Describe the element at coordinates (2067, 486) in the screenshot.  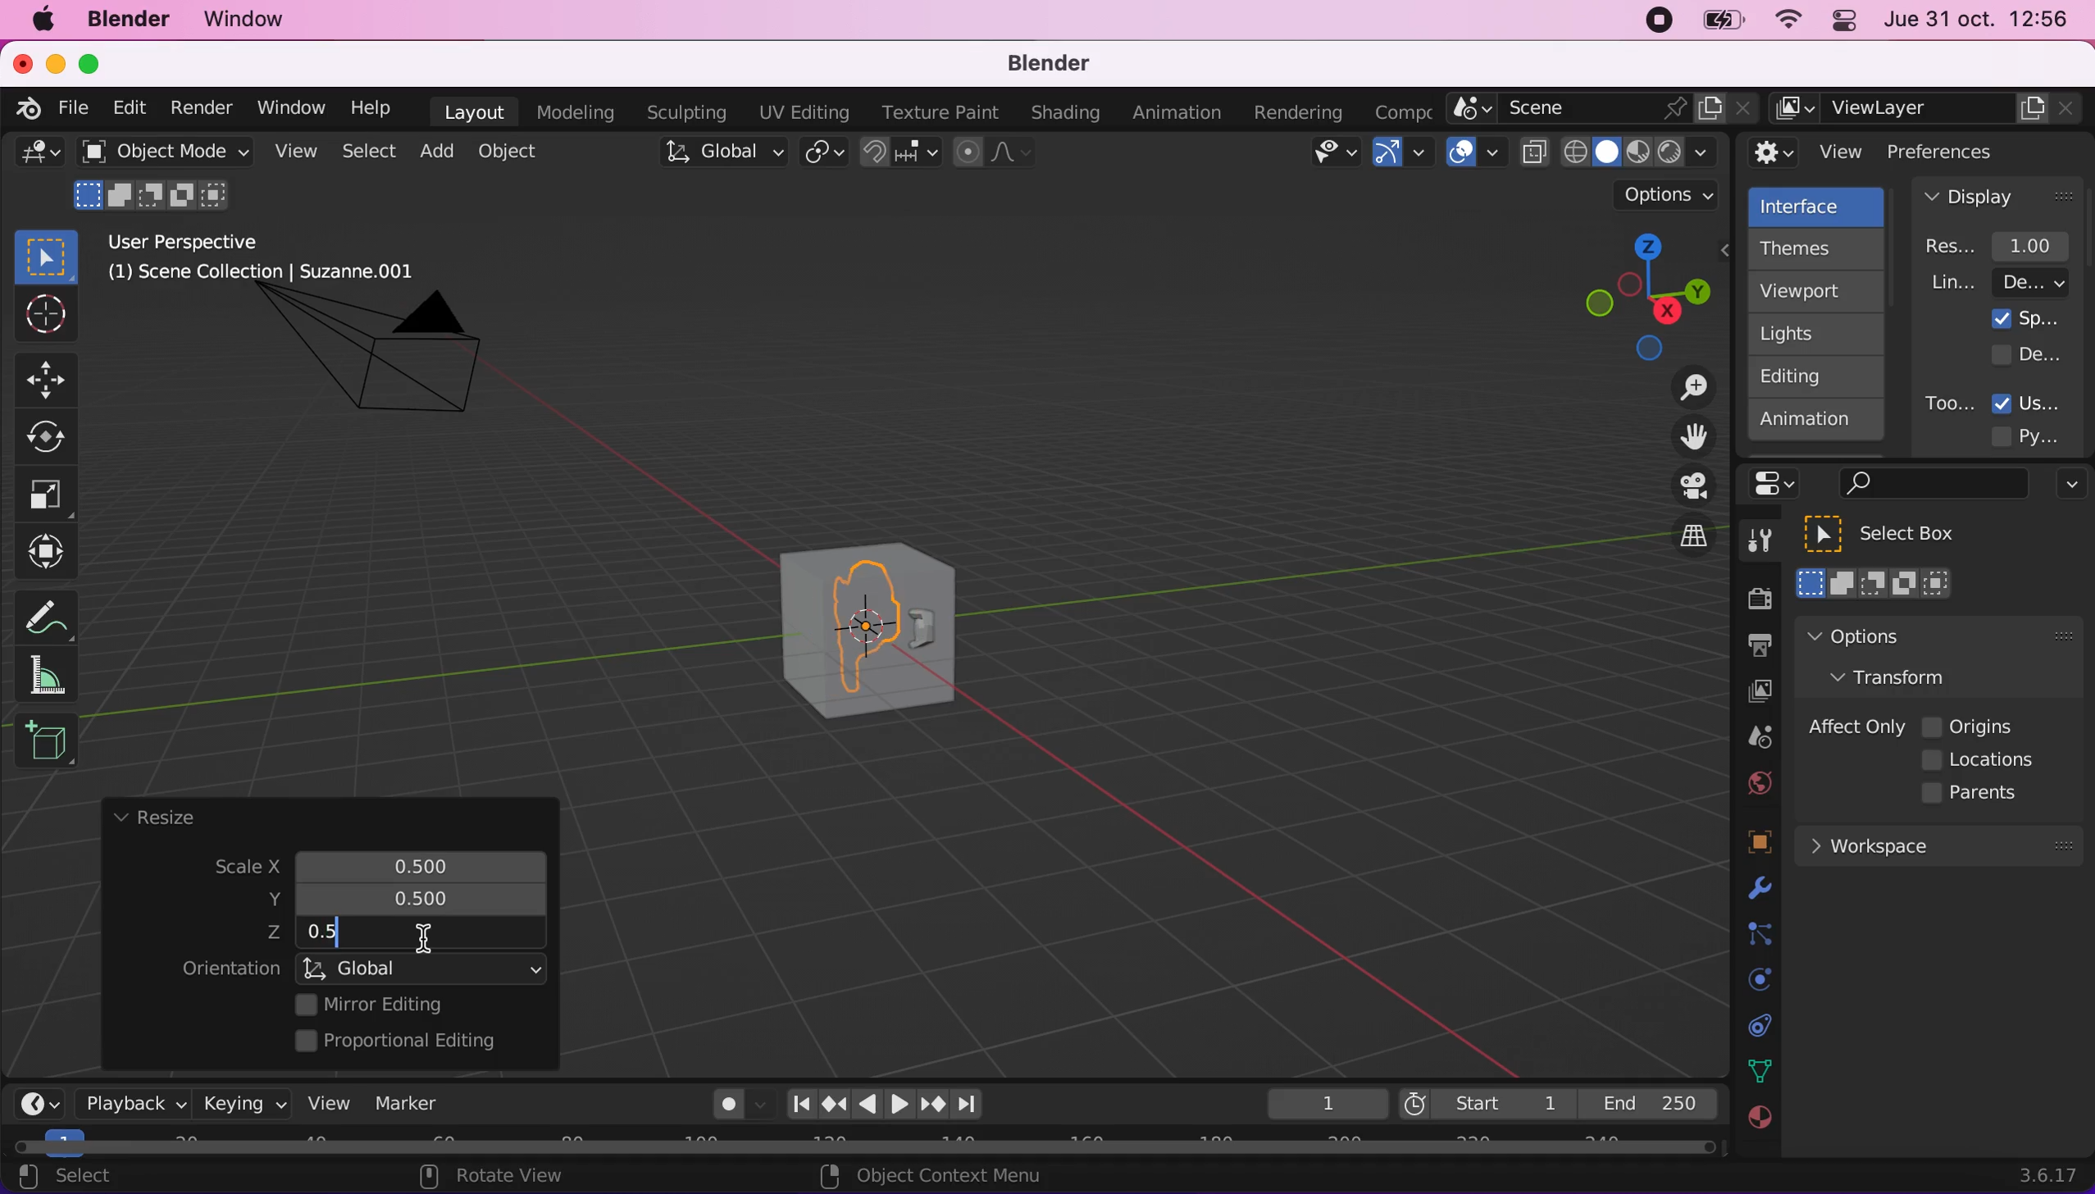
I see `options` at that location.